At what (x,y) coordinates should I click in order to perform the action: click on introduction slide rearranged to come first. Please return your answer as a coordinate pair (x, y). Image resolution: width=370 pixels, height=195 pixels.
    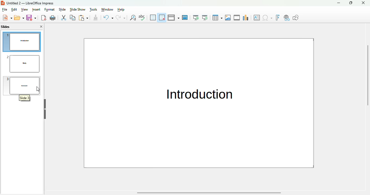
    Looking at the image, I should click on (22, 42).